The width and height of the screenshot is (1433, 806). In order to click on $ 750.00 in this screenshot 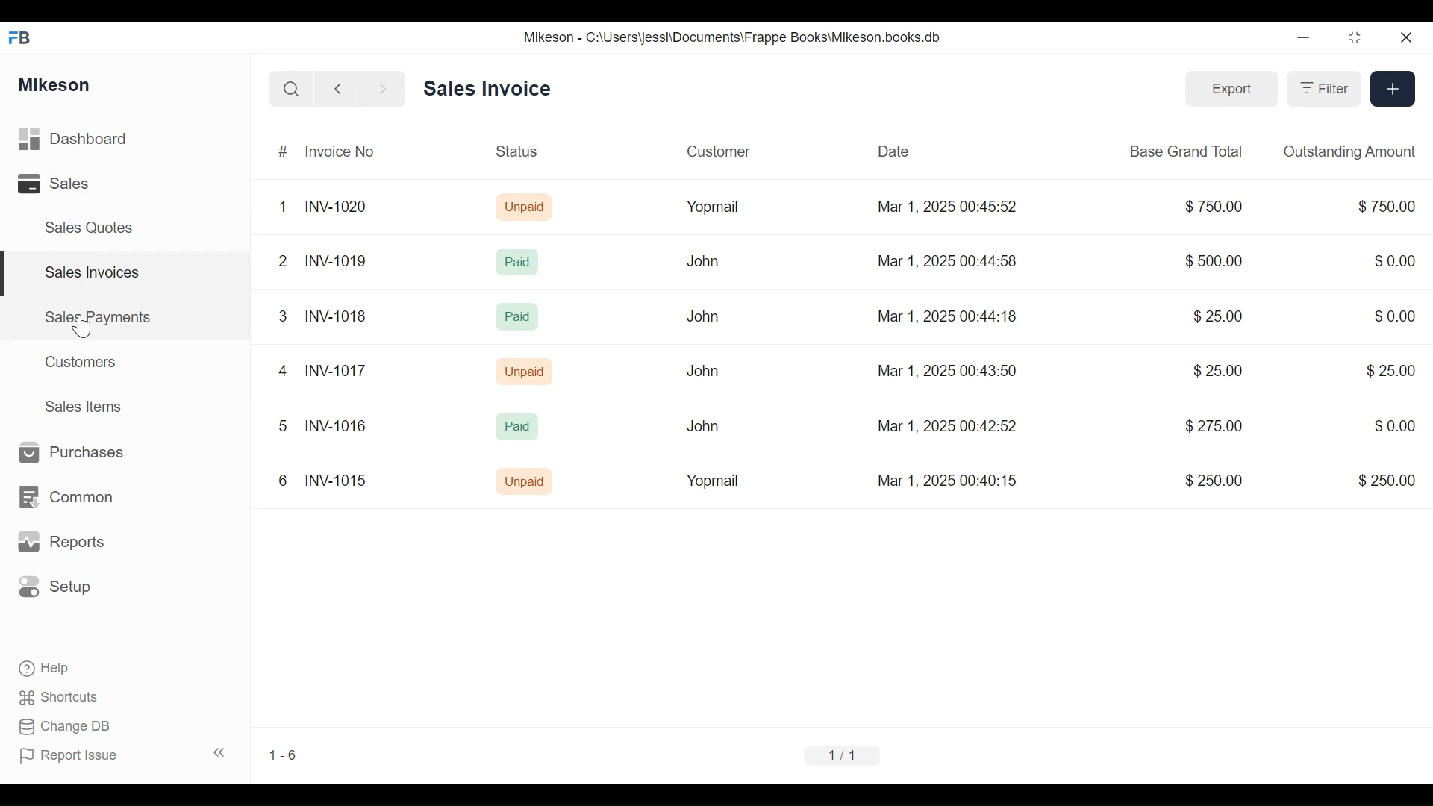, I will do `click(1210, 207)`.